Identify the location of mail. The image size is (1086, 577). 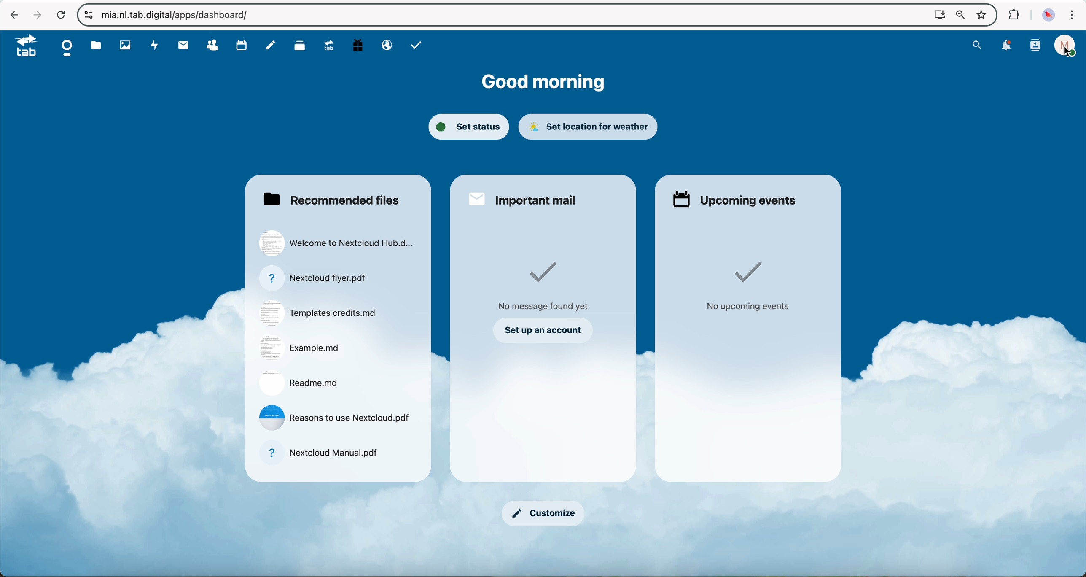
(182, 46).